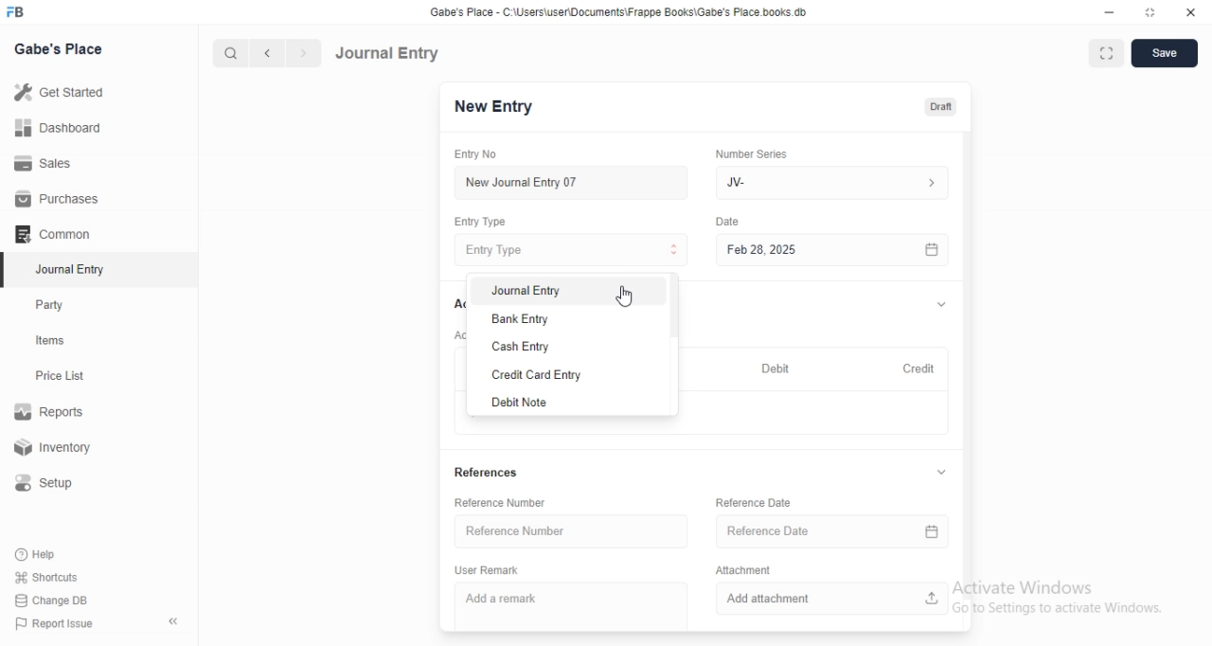 Image resolution: width=1212 pixels, height=646 pixels. Describe the element at coordinates (524, 348) in the screenshot. I see `Cash Entry` at that location.